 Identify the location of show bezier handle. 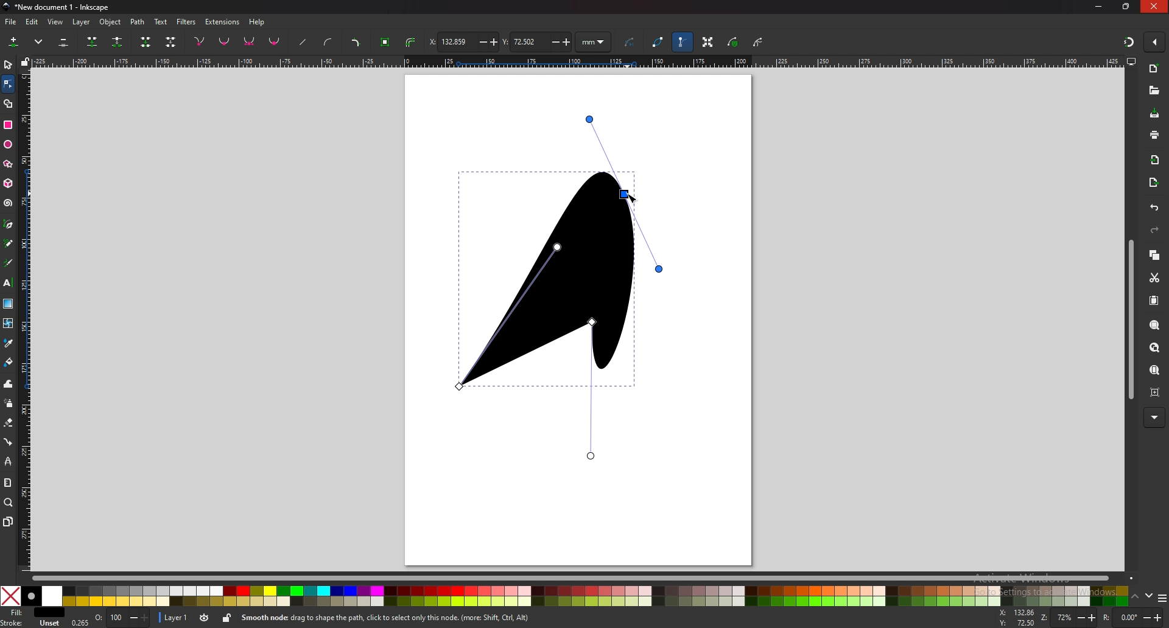
(683, 42).